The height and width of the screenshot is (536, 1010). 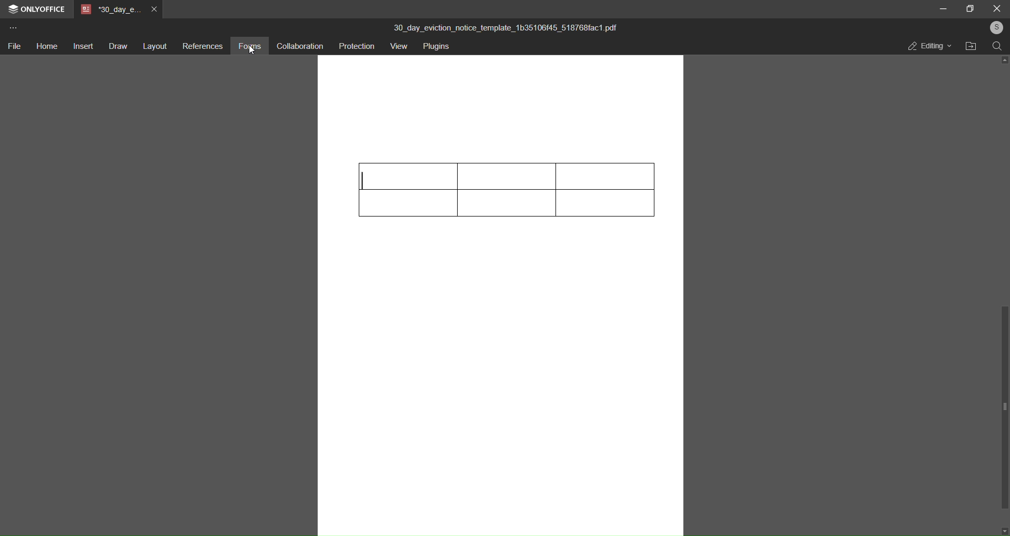 What do you see at coordinates (944, 9) in the screenshot?
I see `minimize` at bounding box center [944, 9].